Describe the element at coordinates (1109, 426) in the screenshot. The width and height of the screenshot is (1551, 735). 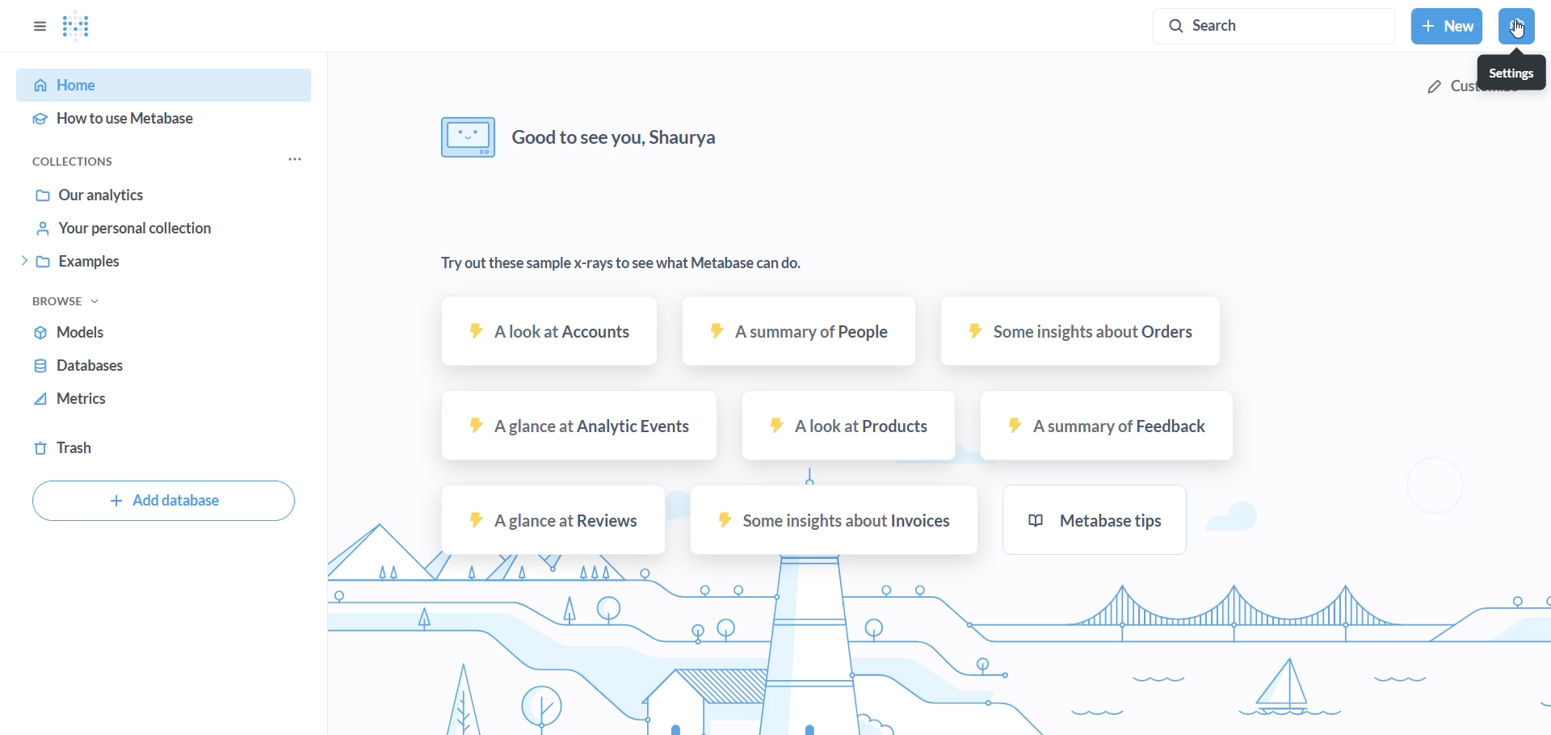
I see `A summary of Feedback` at that location.